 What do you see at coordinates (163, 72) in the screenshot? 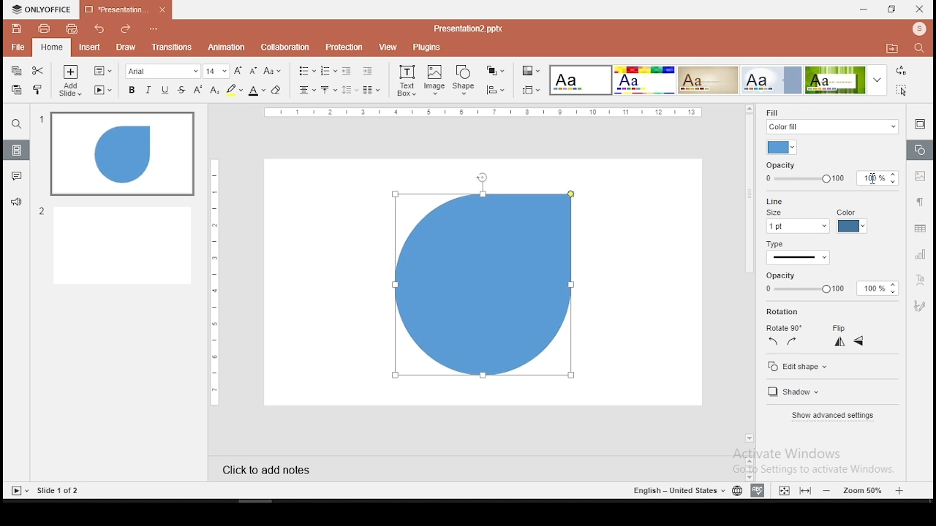
I see `font` at bounding box center [163, 72].